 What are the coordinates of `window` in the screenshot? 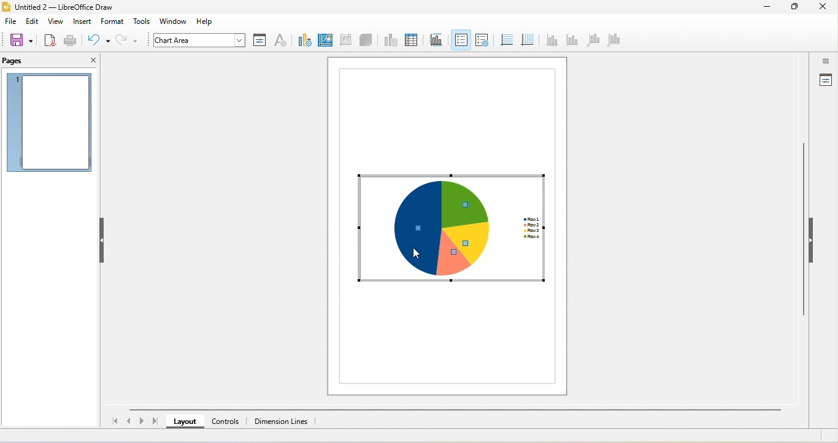 It's located at (177, 21).